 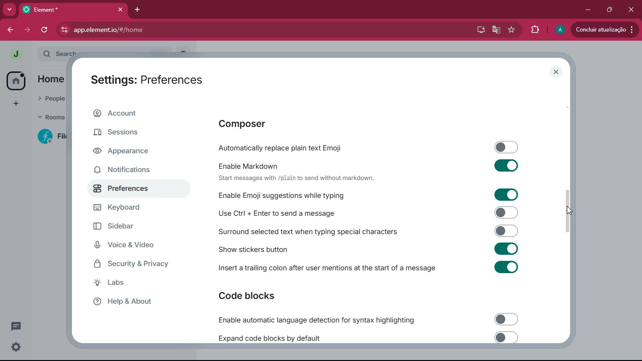 What do you see at coordinates (534, 30) in the screenshot?
I see `extensions` at bounding box center [534, 30].